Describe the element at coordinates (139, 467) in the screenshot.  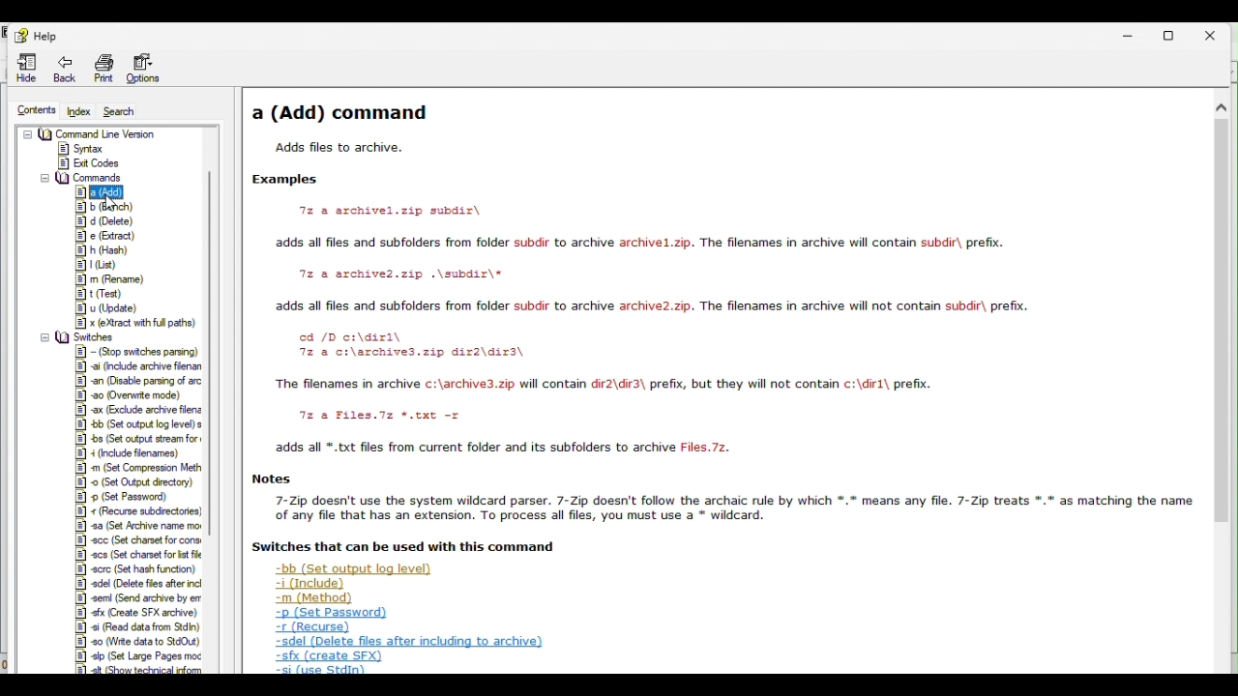
I see `-m` at that location.